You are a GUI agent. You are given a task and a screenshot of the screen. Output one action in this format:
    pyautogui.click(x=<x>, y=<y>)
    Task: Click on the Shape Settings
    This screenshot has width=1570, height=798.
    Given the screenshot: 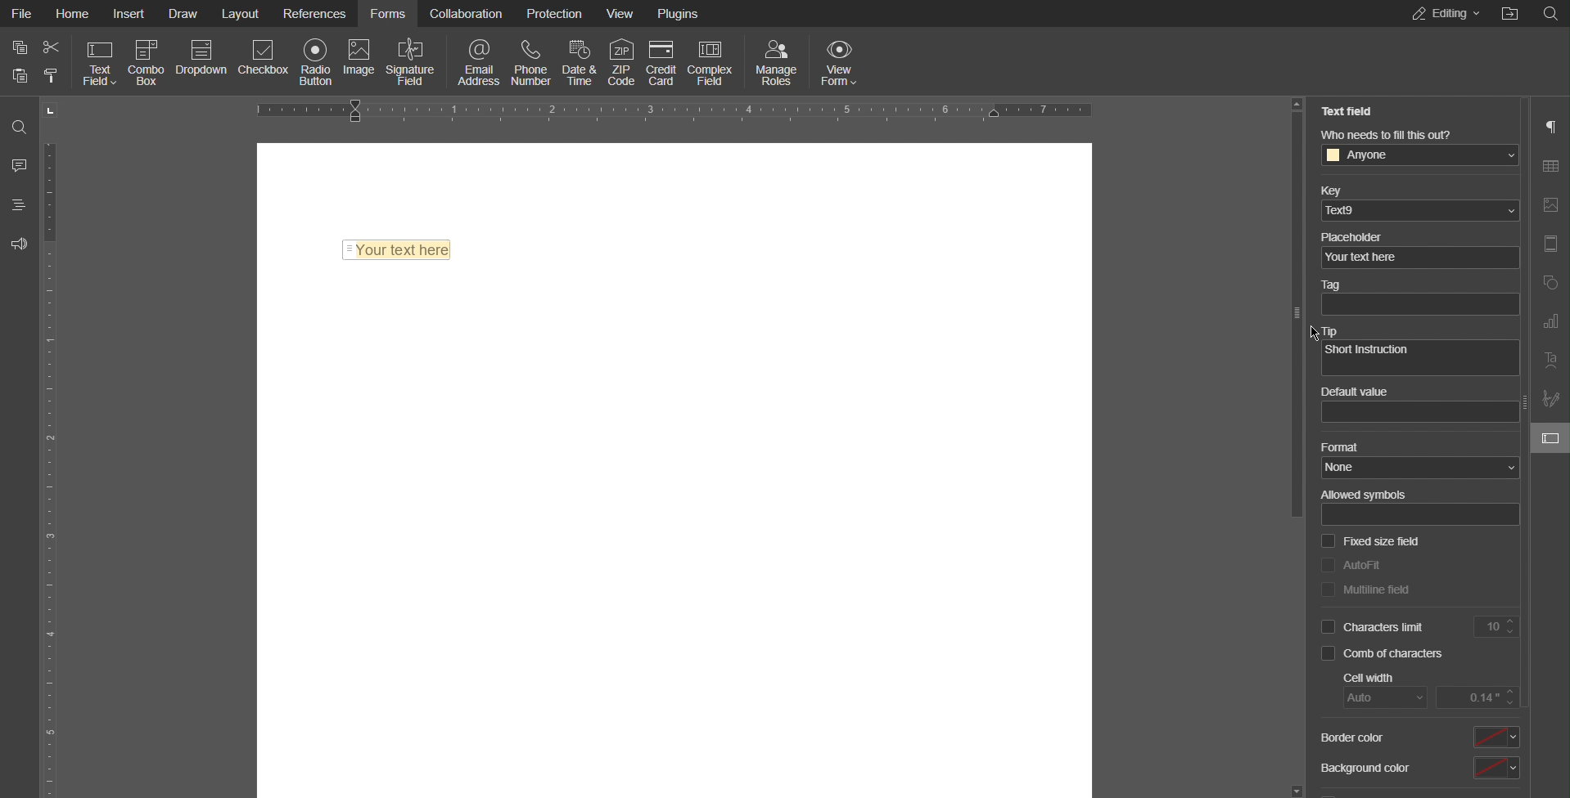 What is the action you would take?
    pyautogui.click(x=1550, y=280)
    